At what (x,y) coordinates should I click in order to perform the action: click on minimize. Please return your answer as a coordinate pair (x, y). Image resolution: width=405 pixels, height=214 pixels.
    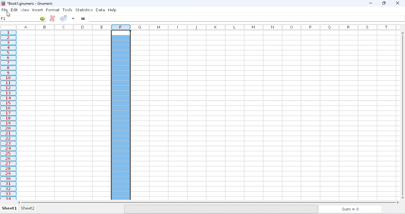
    Looking at the image, I should click on (370, 3).